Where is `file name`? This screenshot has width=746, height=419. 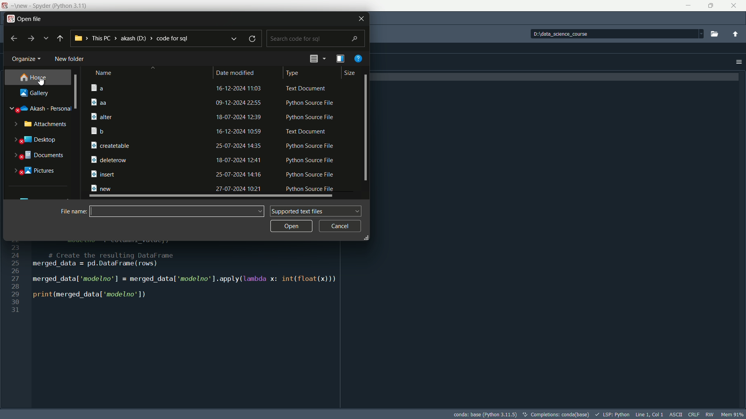
file name is located at coordinates (145, 187).